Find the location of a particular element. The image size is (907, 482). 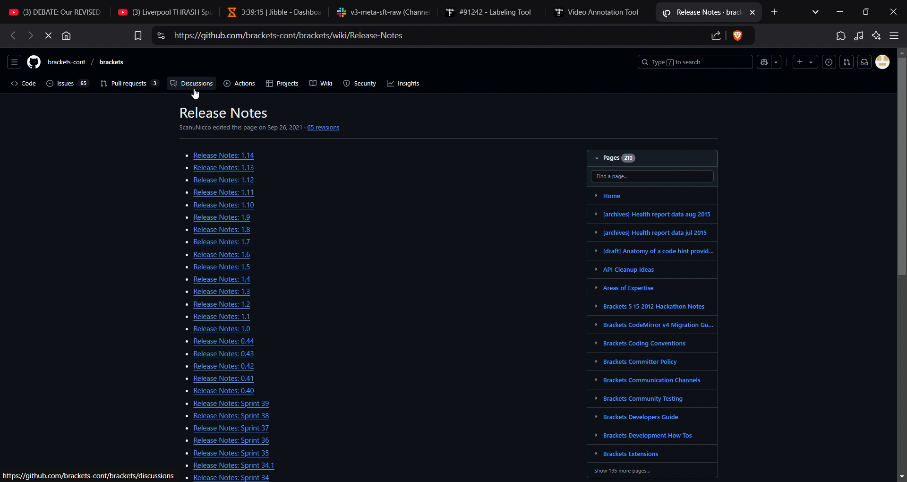

eo Release Notes: 1.4 is located at coordinates (203, 279).